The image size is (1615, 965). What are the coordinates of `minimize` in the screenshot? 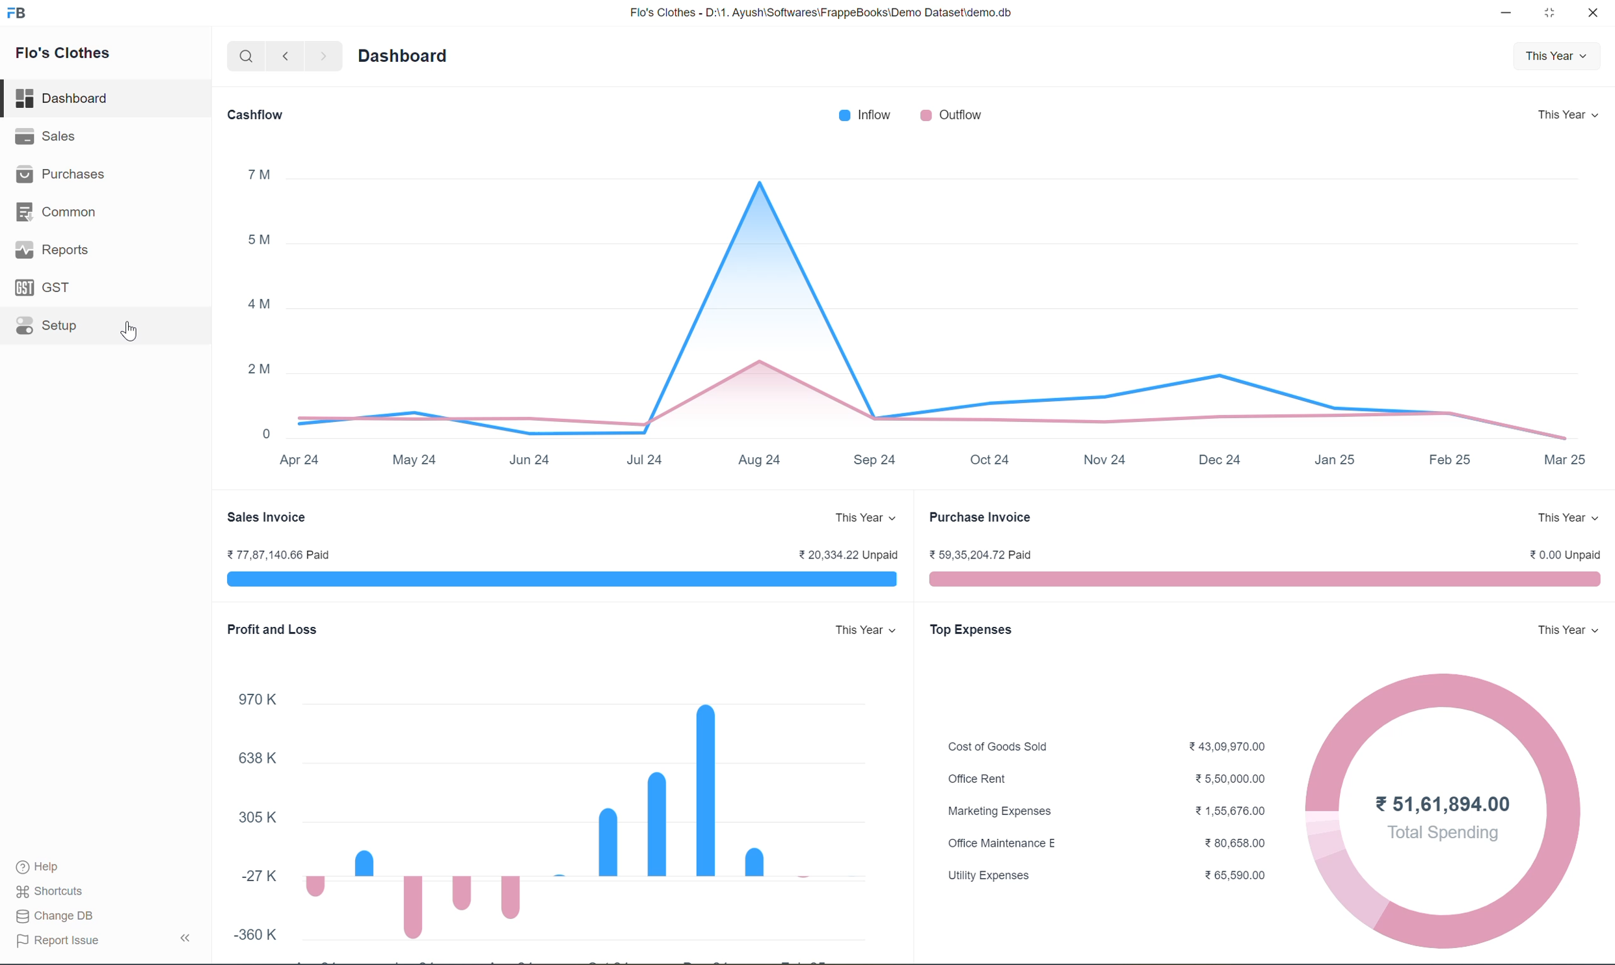 It's located at (1506, 12).